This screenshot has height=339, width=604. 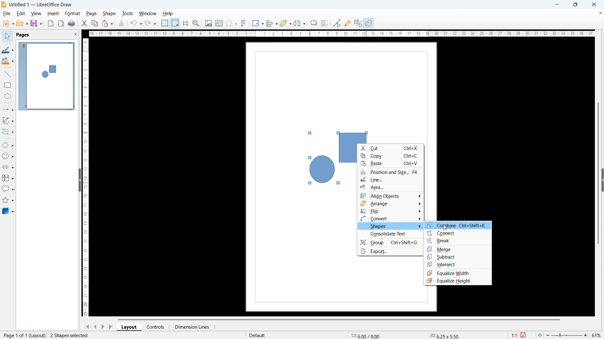 What do you see at coordinates (370, 23) in the screenshot?
I see `open draw functions` at bounding box center [370, 23].